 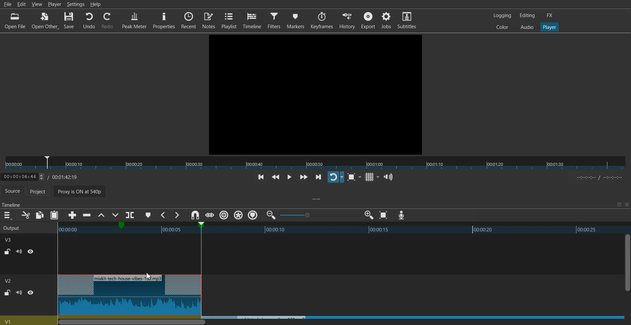 I want to click on Ripple, so click(x=224, y=215).